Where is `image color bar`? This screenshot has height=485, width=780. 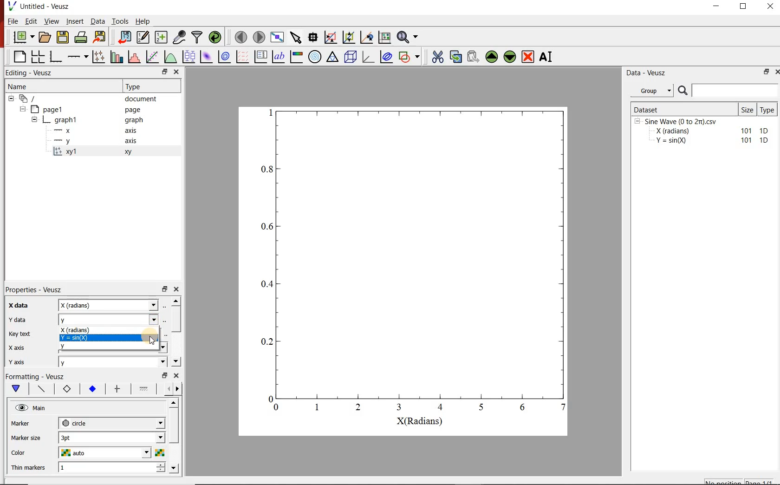
image color bar is located at coordinates (296, 56).